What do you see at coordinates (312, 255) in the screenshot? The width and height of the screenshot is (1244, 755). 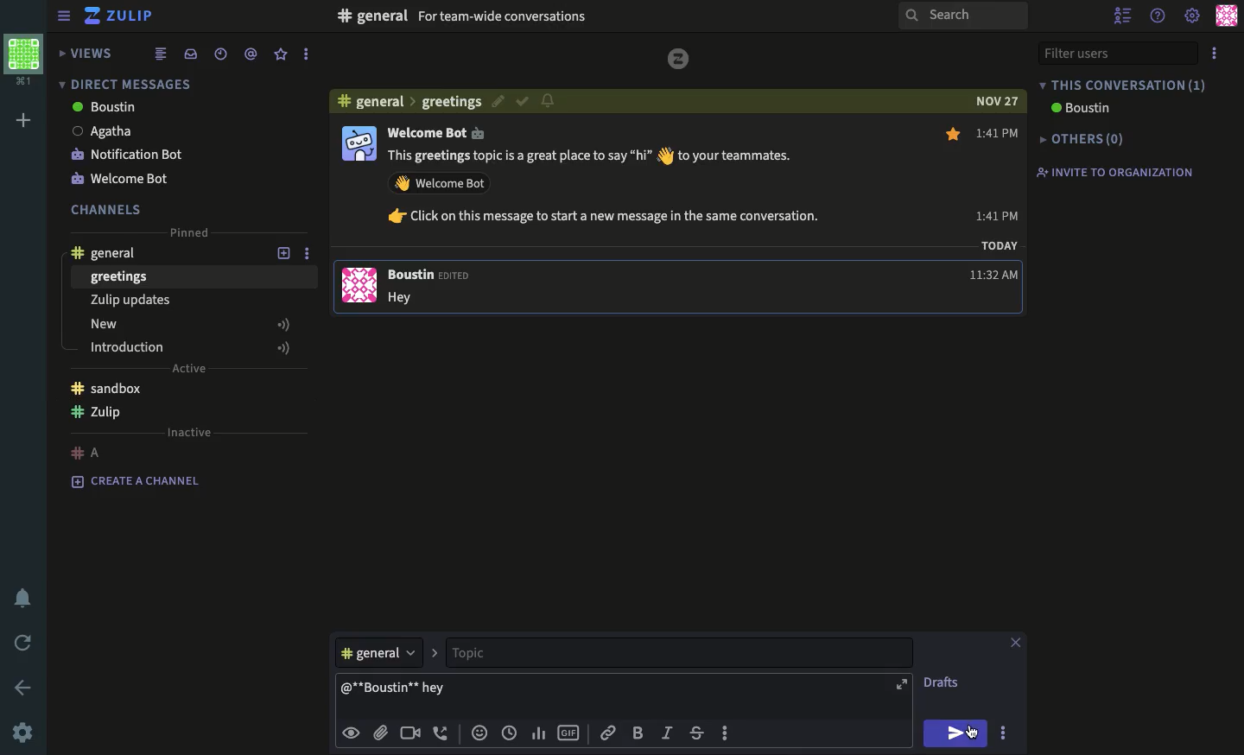 I see `options` at bounding box center [312, 255].